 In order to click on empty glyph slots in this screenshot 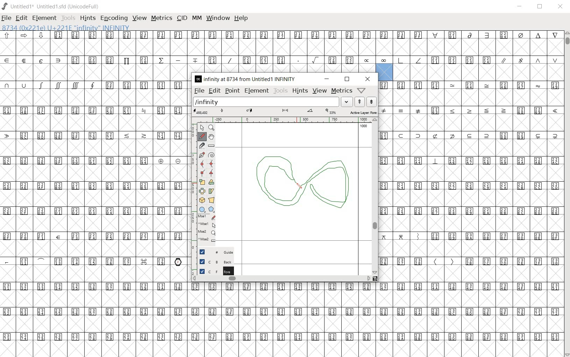, I will do `click(94, 72)`.